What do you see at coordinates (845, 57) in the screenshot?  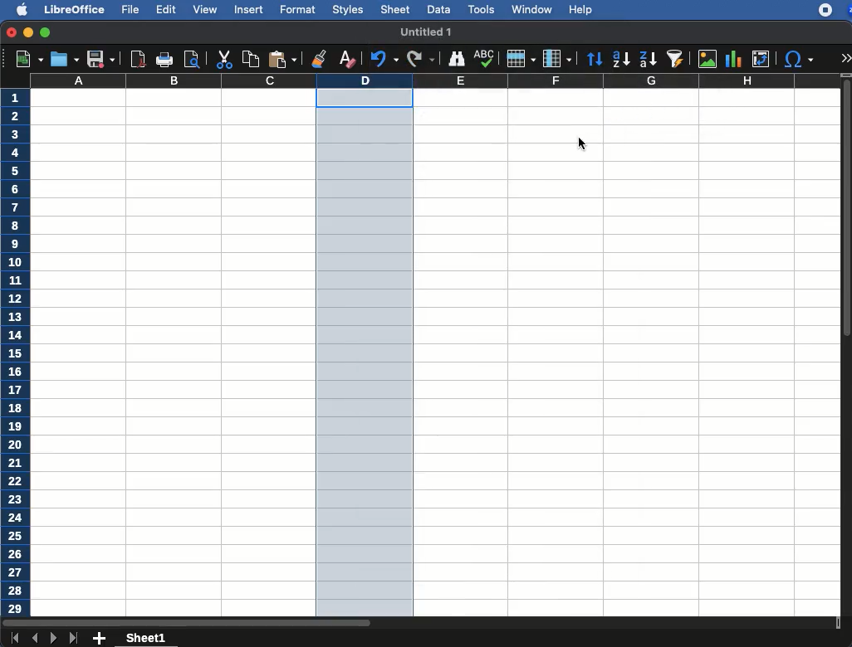 I see `expand` at bounding box center [845, 57].